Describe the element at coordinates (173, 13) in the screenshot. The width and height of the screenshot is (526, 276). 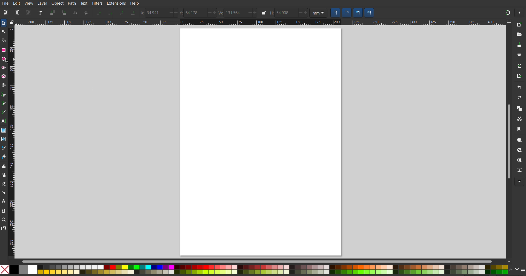
I see `increase/decrease` at that location.